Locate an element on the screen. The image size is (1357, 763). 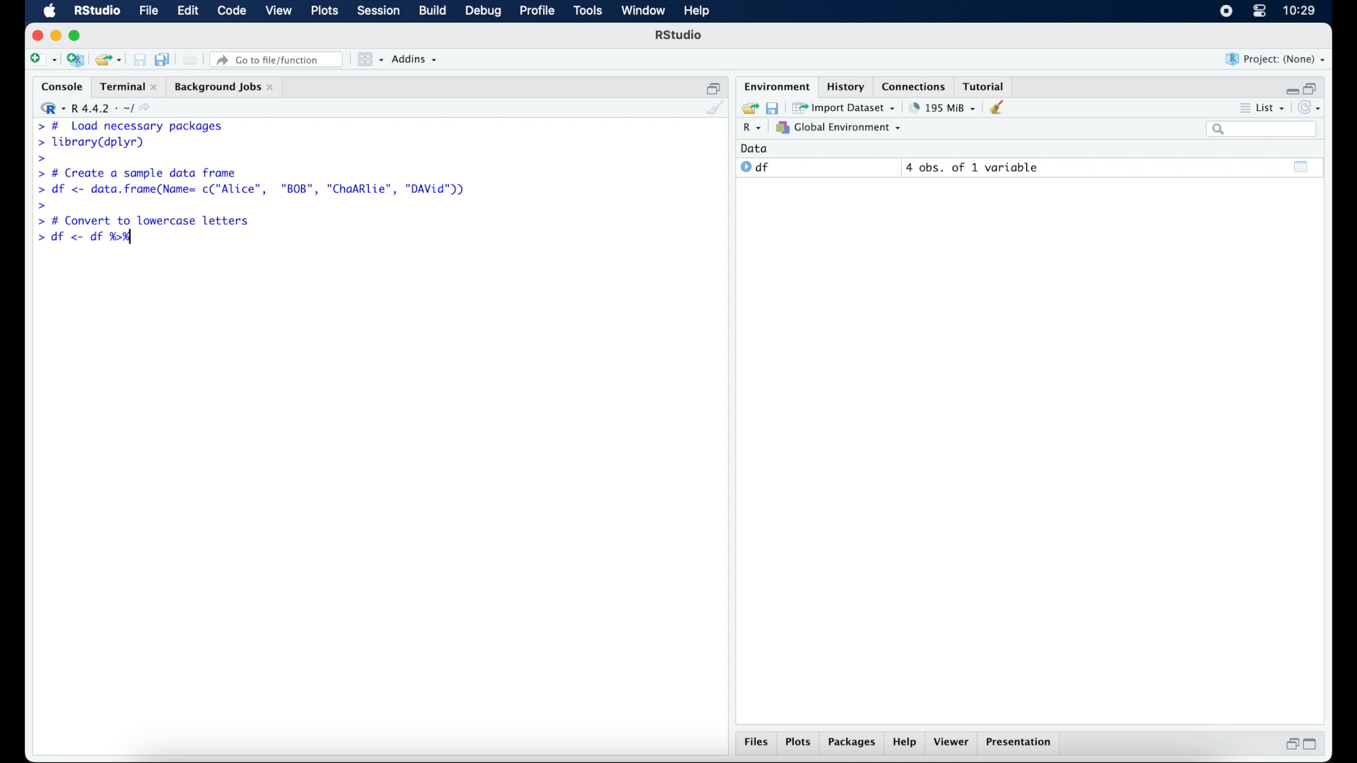
list is located at coordinates (1261, 110).